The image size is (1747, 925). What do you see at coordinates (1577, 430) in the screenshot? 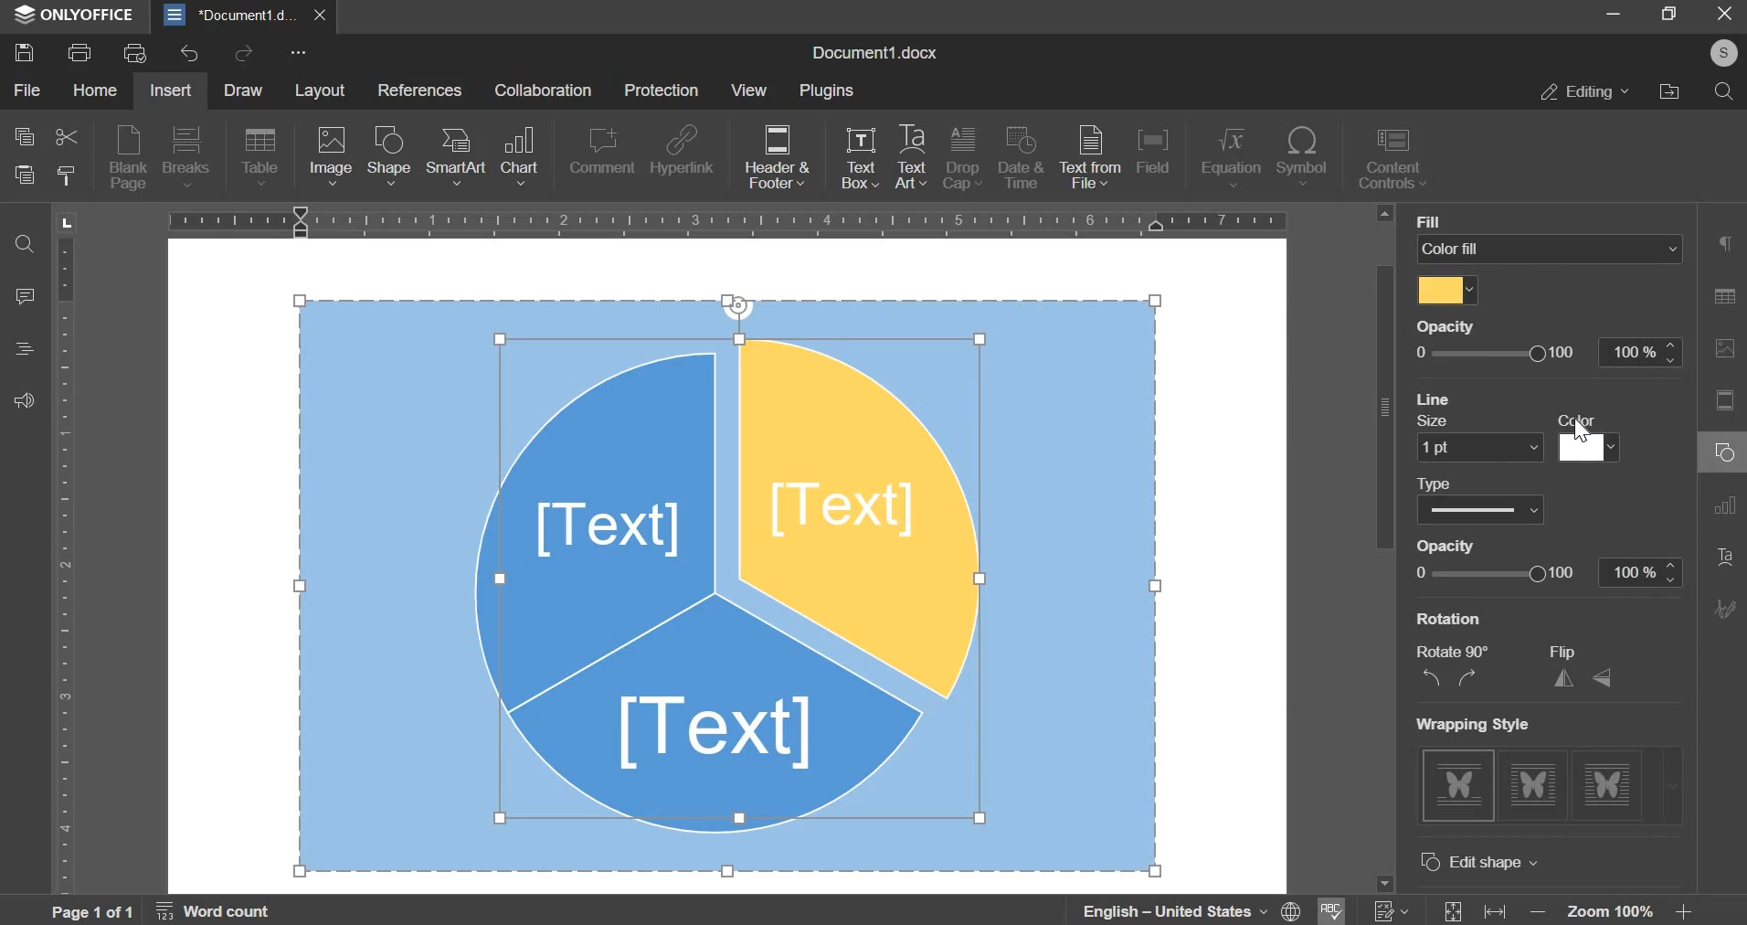
I see `Cursor` at bounding box center [1577, 430].